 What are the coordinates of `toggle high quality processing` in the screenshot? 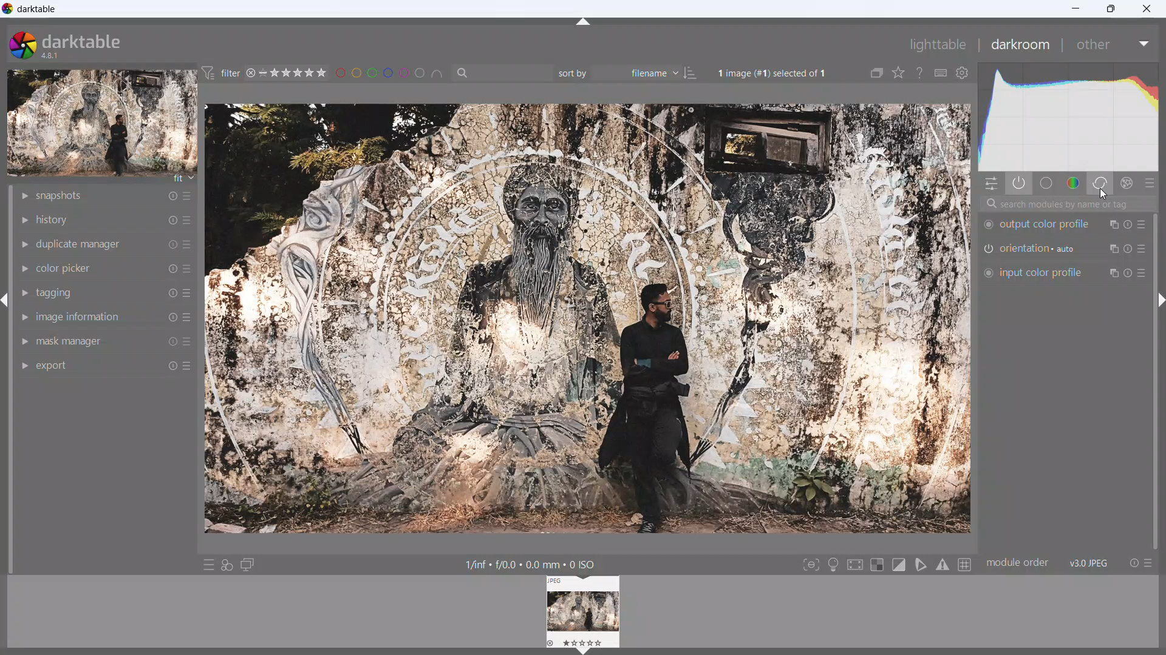 It's located at (855, 565).